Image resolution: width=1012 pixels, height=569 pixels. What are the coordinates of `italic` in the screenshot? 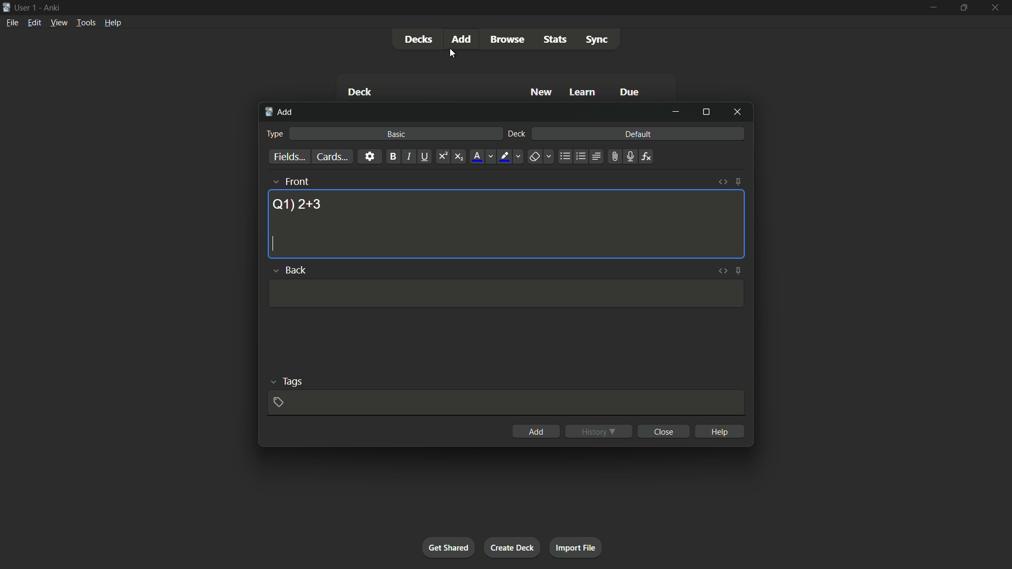 It's located at (408, 156).